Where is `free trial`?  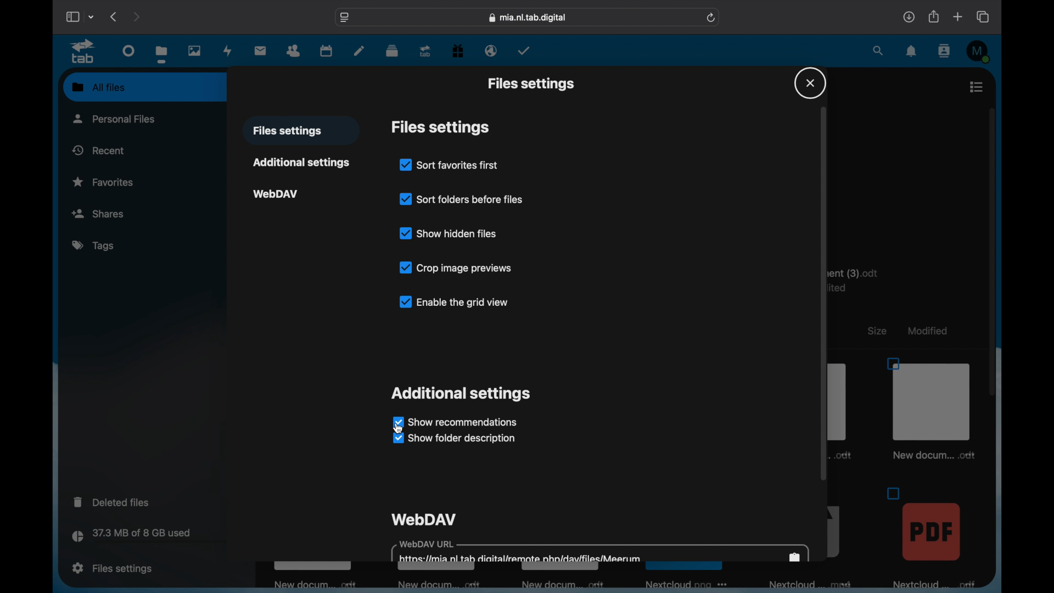 free trial is located at coordinates (458, 52).